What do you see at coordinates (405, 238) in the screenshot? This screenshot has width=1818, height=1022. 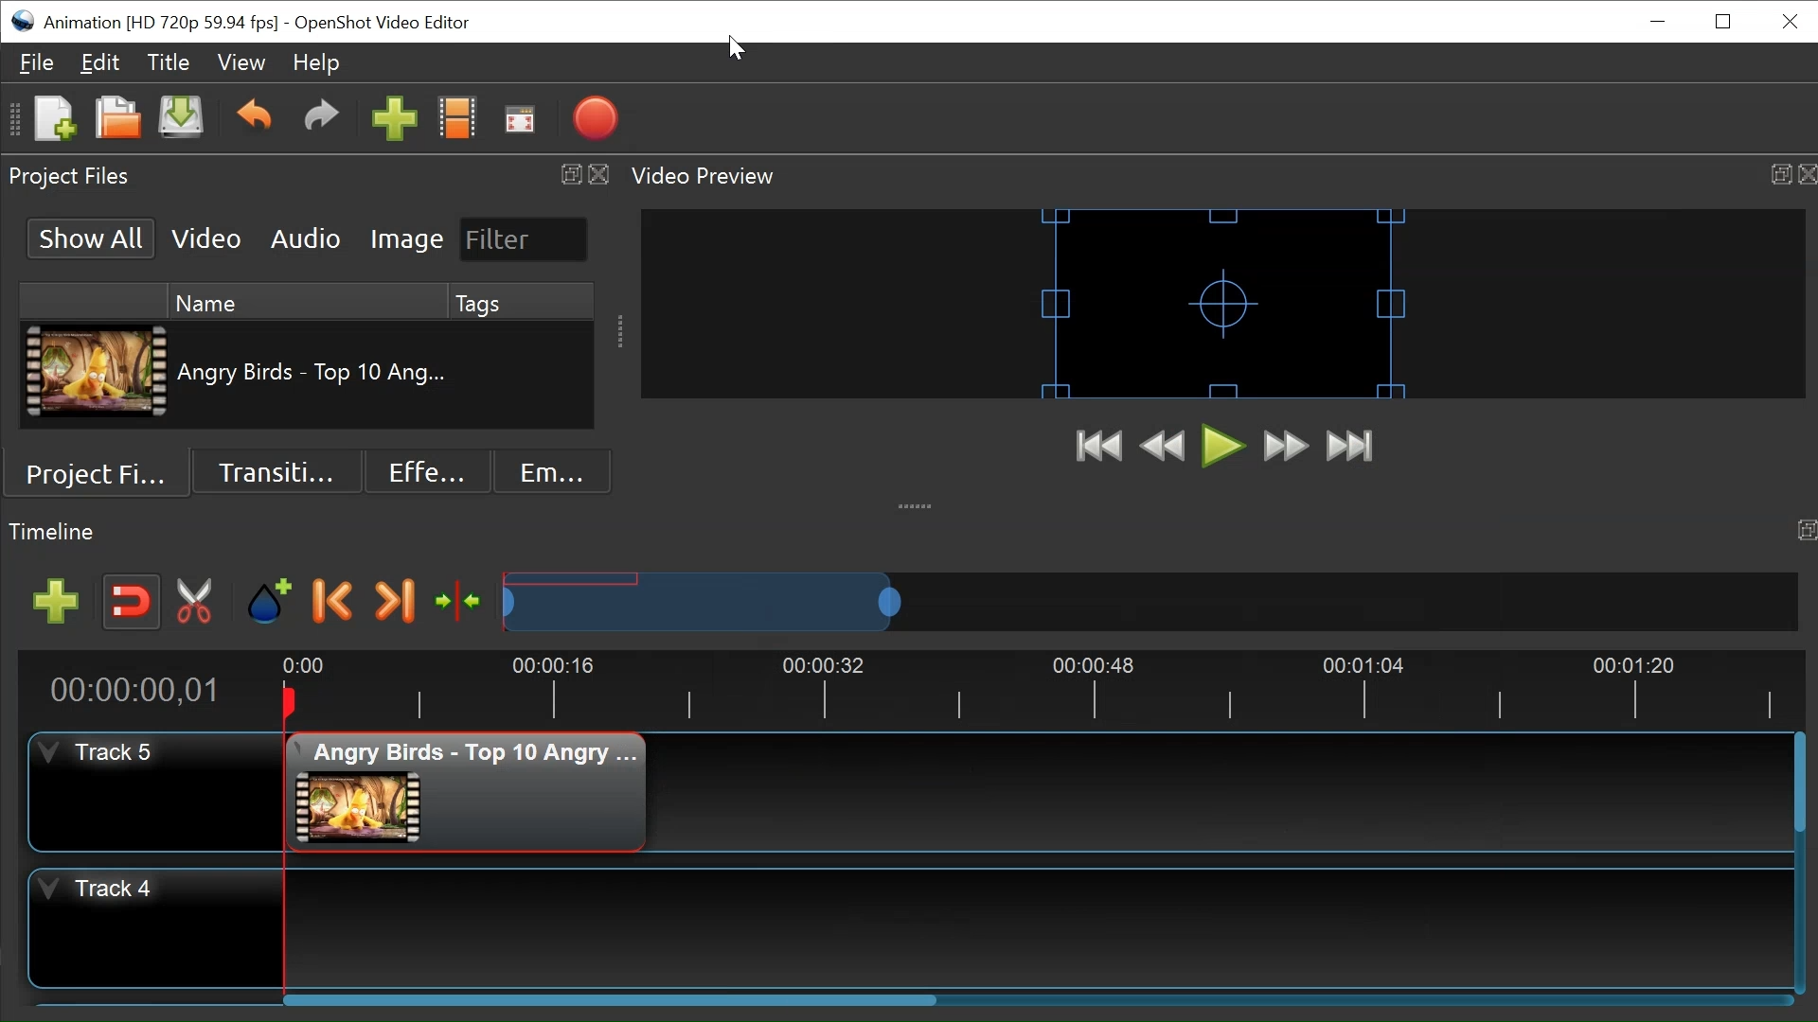 I see `Image` at bounding box center [405, 238].